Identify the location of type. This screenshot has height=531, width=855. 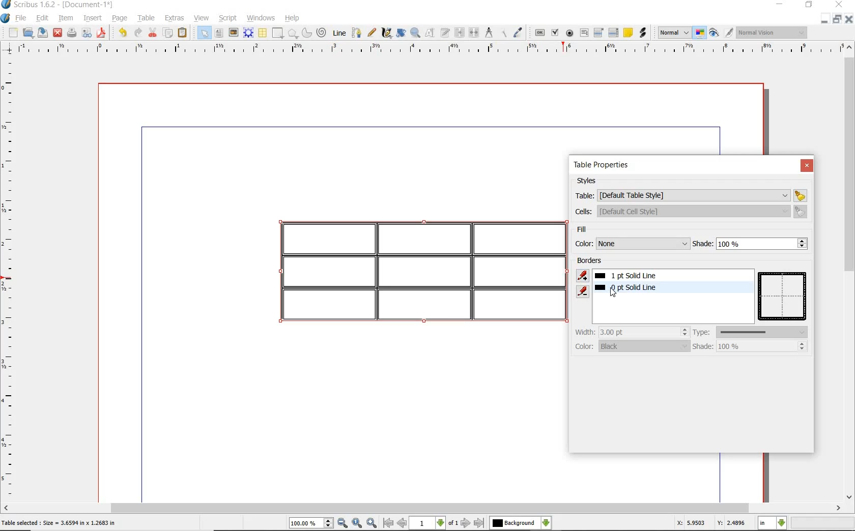
(752, 332).